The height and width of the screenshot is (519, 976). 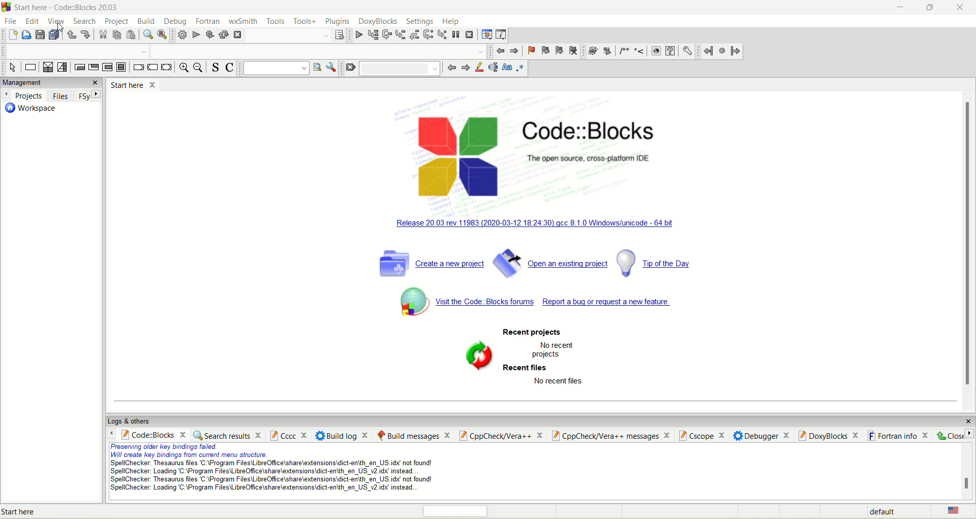 What do you see at coordinates (493, 69) in the screenshot?
I see `selected text` at bounding box center [493, 69].